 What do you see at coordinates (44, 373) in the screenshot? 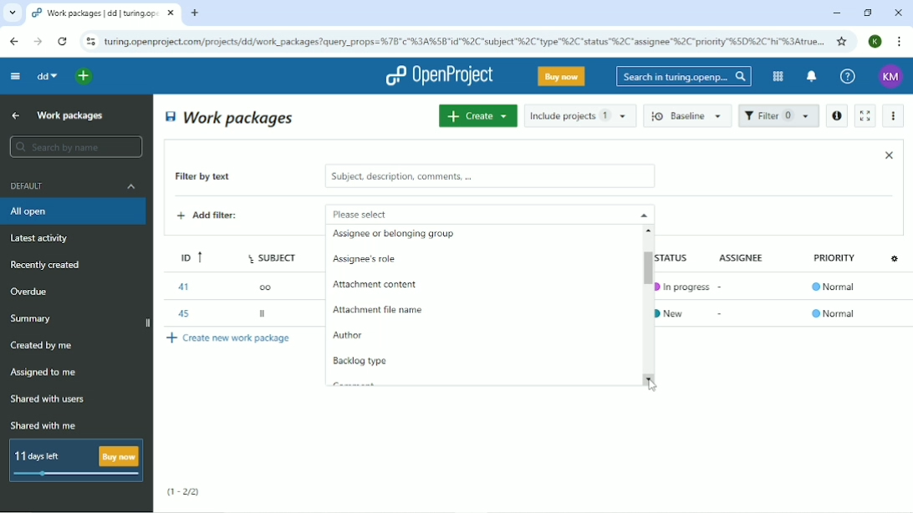
I see `Assigned to me` at bounding box center [44, 373].